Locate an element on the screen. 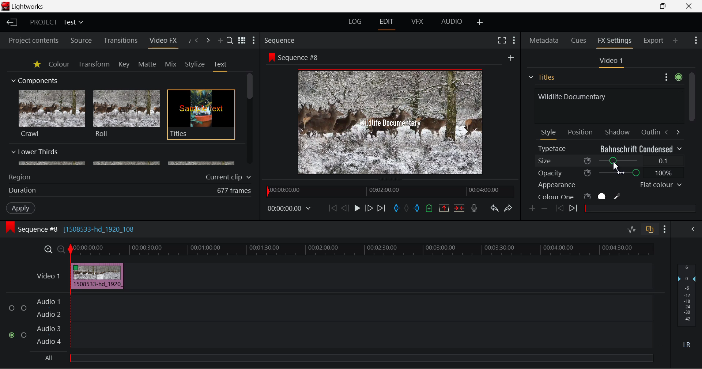 This screenshot has height=369, width=702. Audio Input is located at coordinates (359, 323).